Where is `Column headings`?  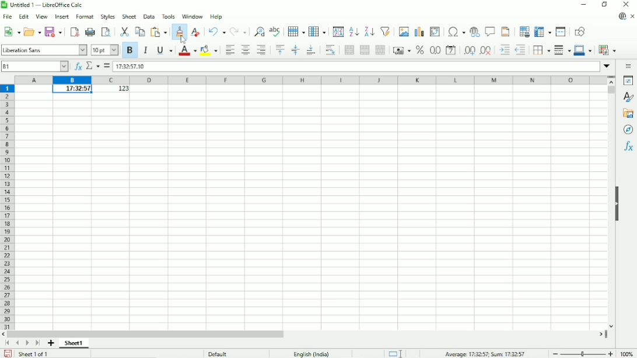
Column headings is located at coordinates (311, 80).